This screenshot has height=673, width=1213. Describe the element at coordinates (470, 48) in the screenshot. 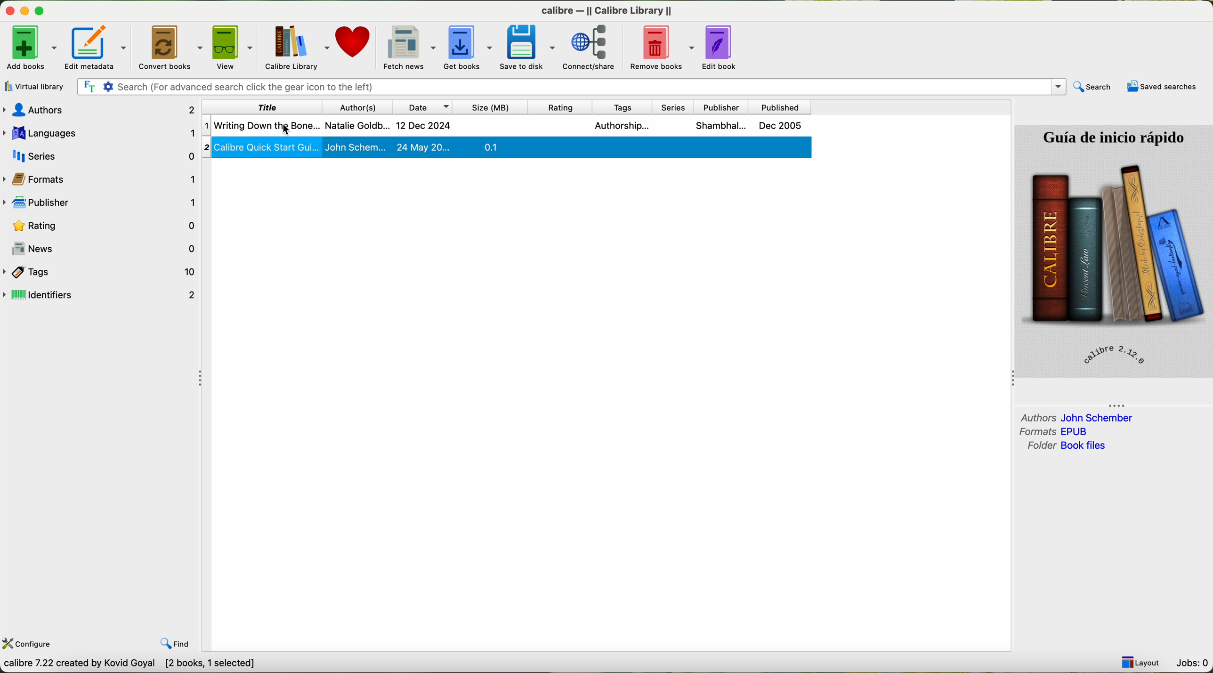

I see `get books` at that location.